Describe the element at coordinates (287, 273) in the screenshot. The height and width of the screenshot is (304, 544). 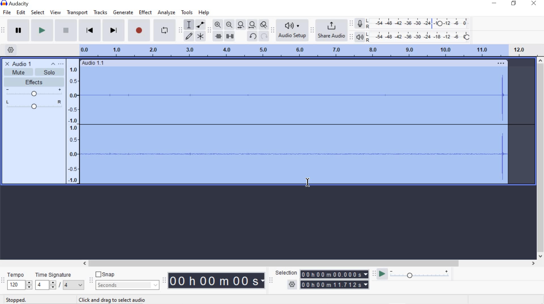
I see `SELECTION` at that location.